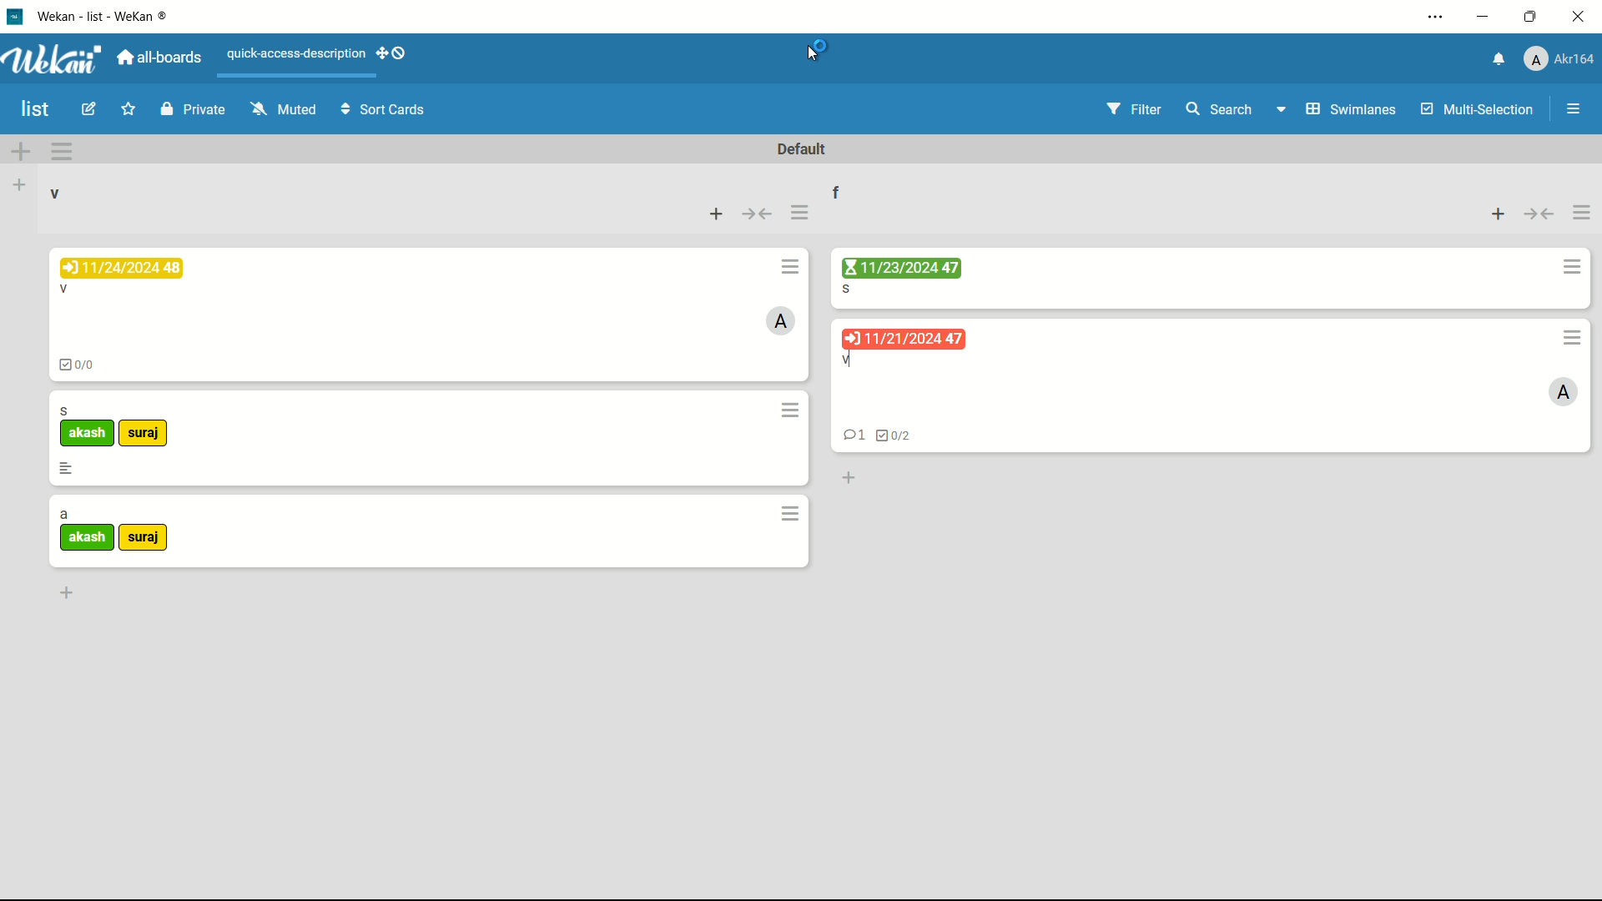 Image resolution: width=1602 pixels, height=901 pixels. I want to click on cursor, so click(814, 51).